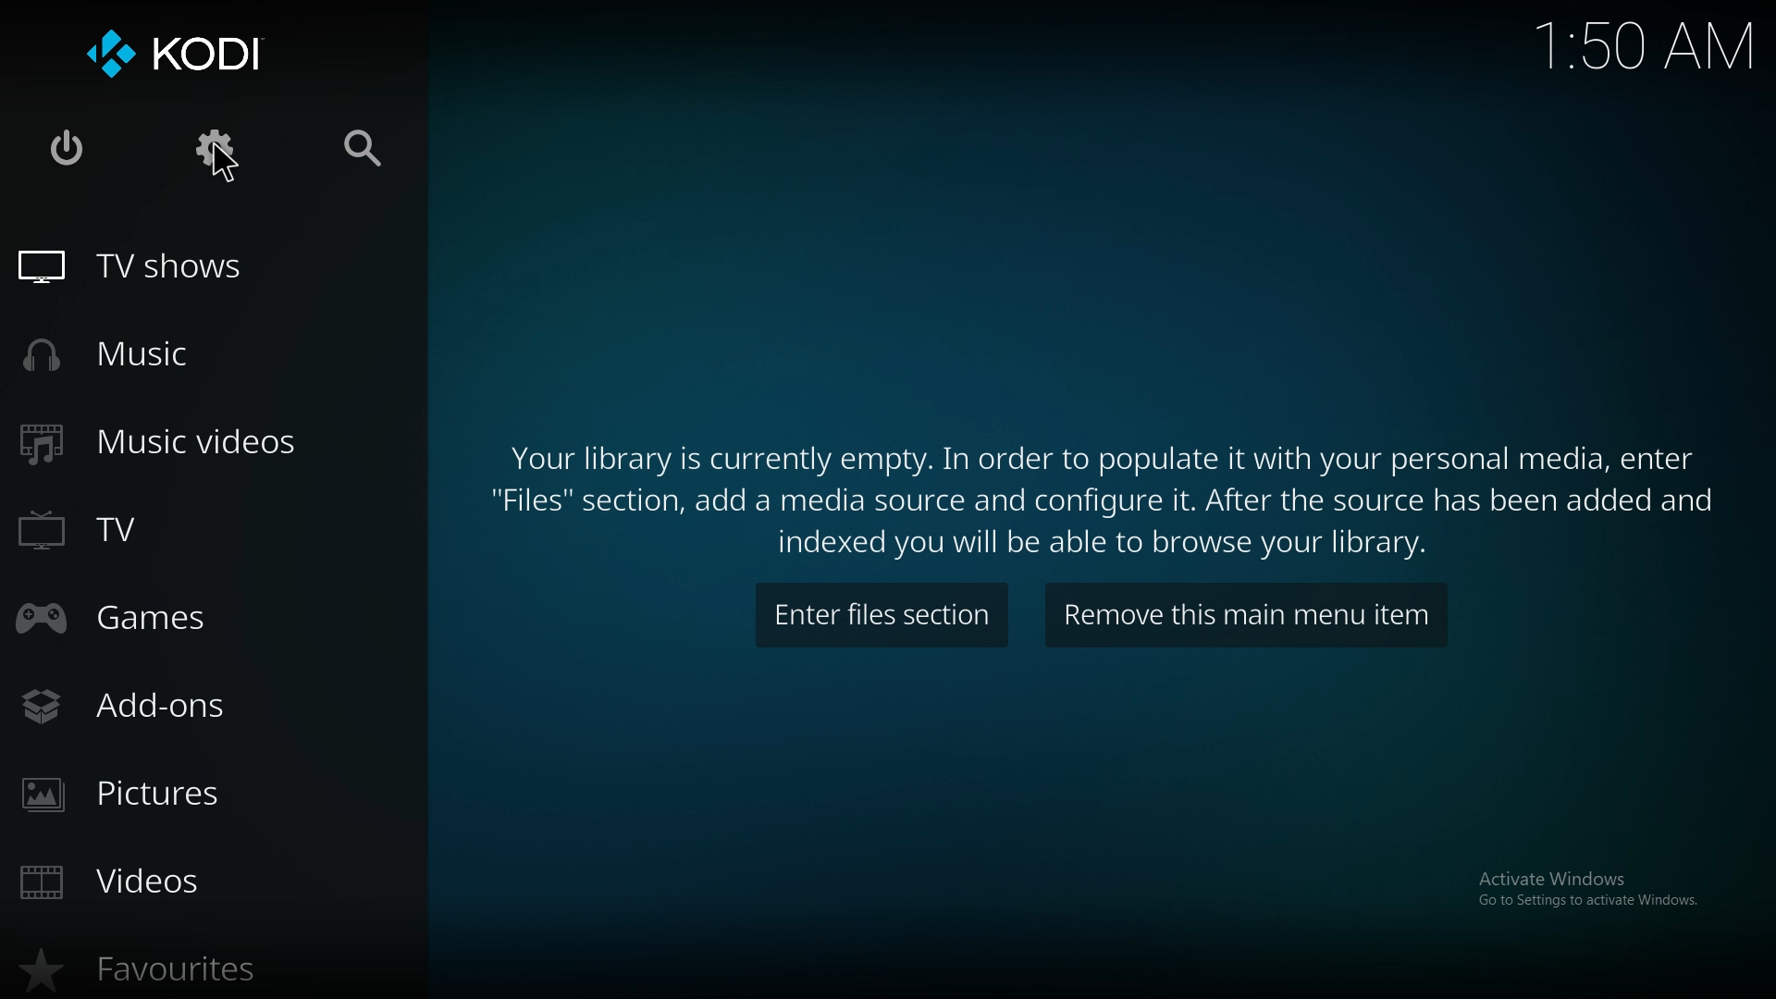 The width and height of the screenshot is (1776, 999). Describe the element at coordinates (1592, 897) in the screenshot. I see `Activate Windows
Go to Settings to activate Windows.` at that location.